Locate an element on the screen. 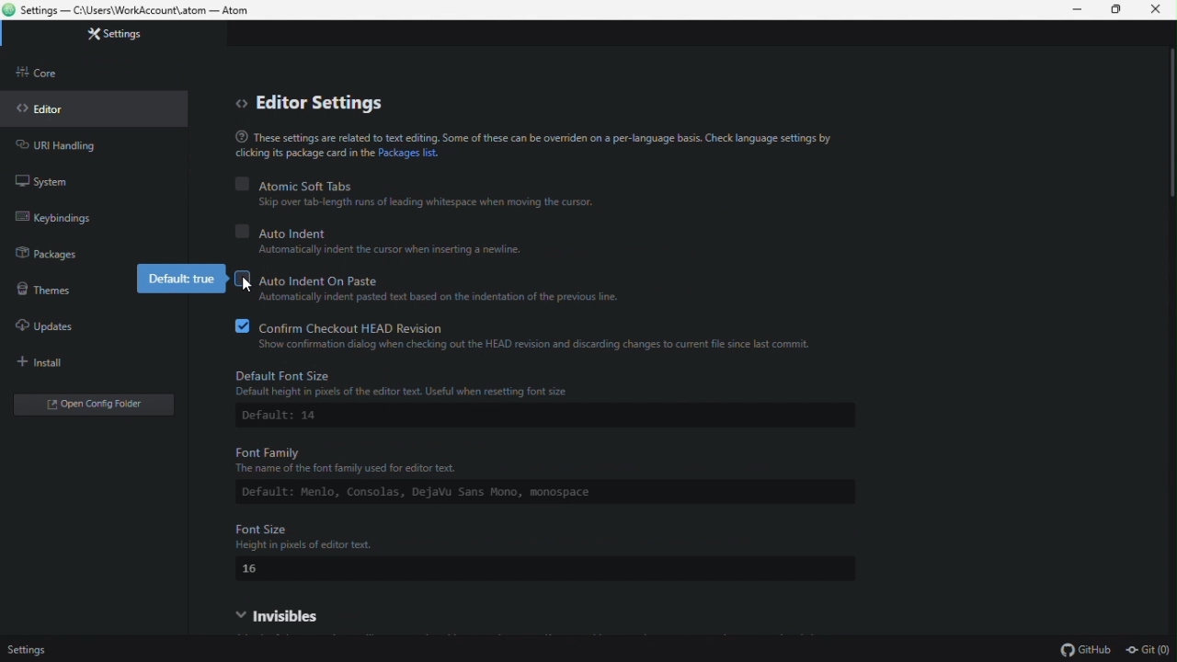  Default Font Size
Defauit height in pixels of the editor text. Useful when resetting font size is located at coordinates (539, 382).